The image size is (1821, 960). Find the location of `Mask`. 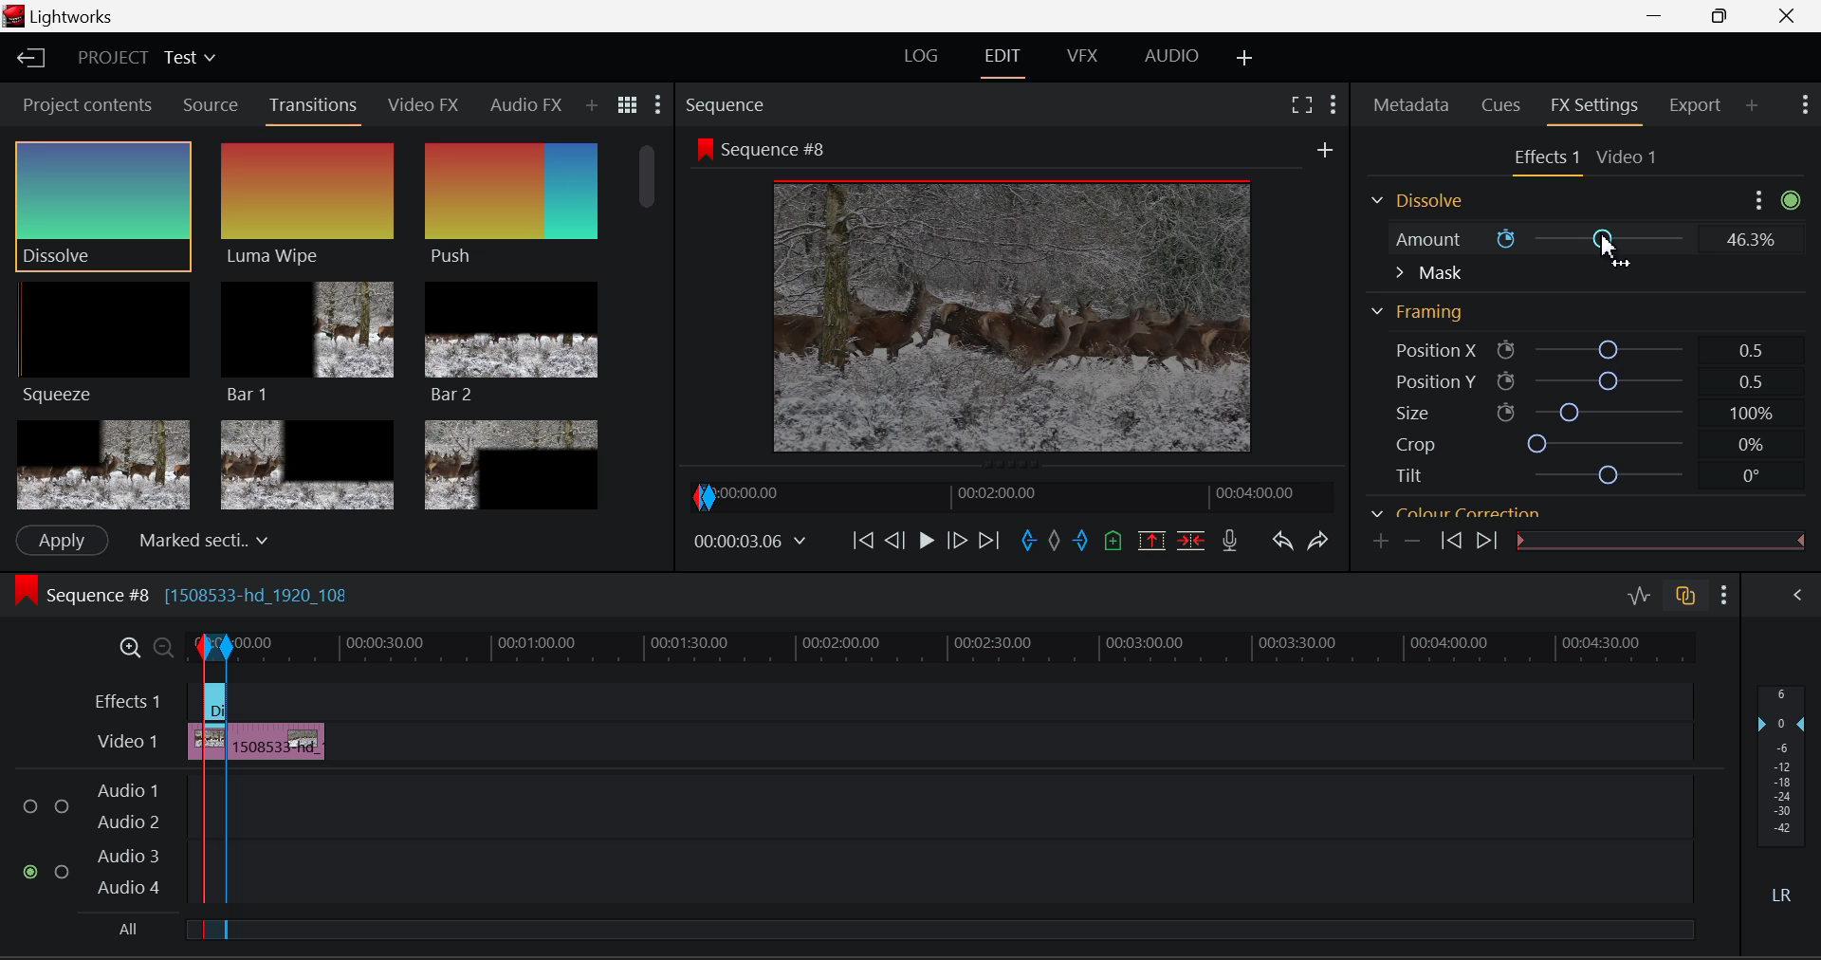

Mask is located at coordinates (1428, 273).